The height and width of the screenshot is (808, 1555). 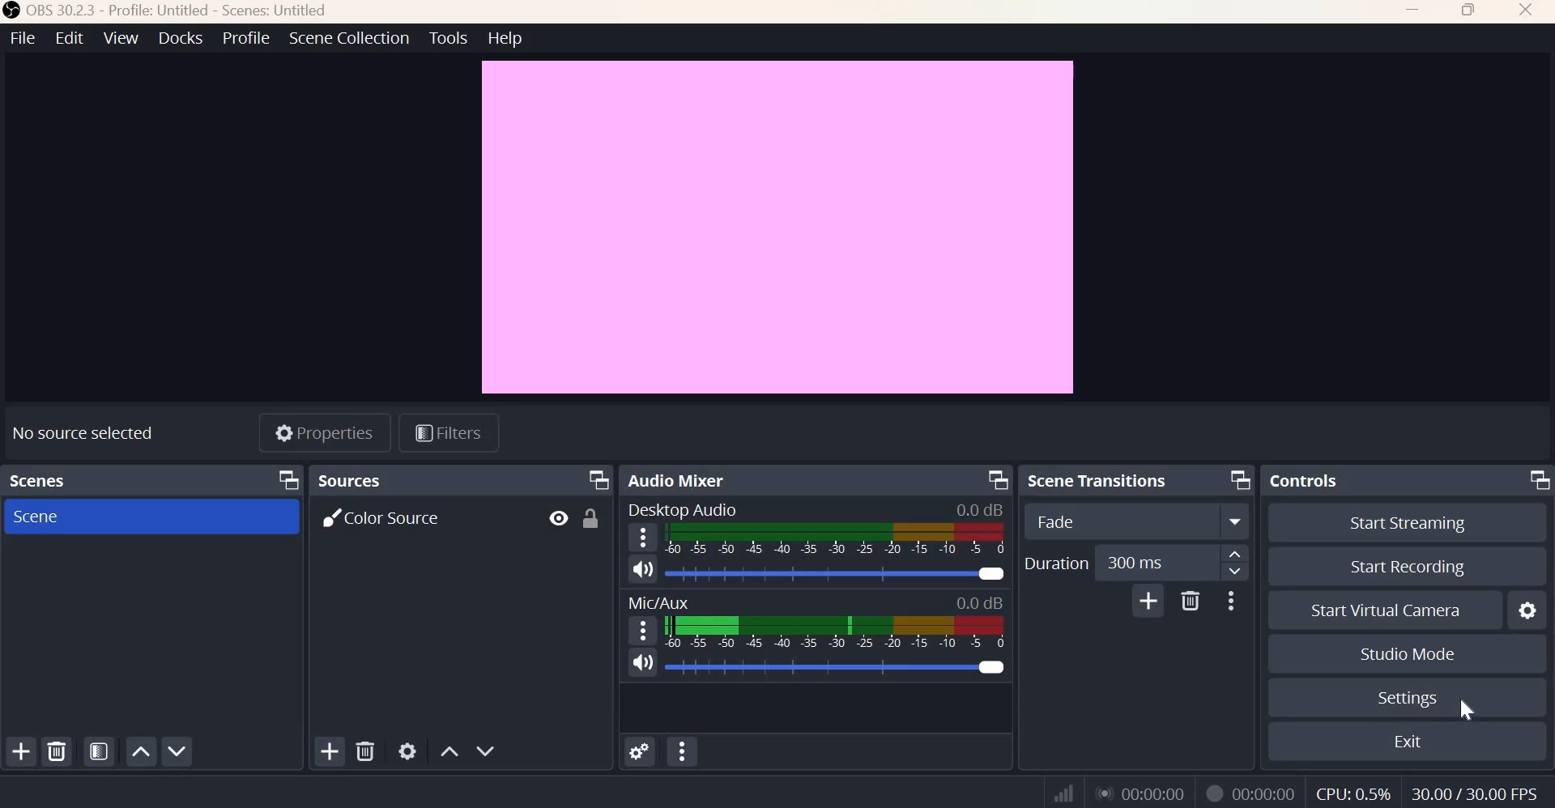 I want to click on File, so click(x=21, y=38).